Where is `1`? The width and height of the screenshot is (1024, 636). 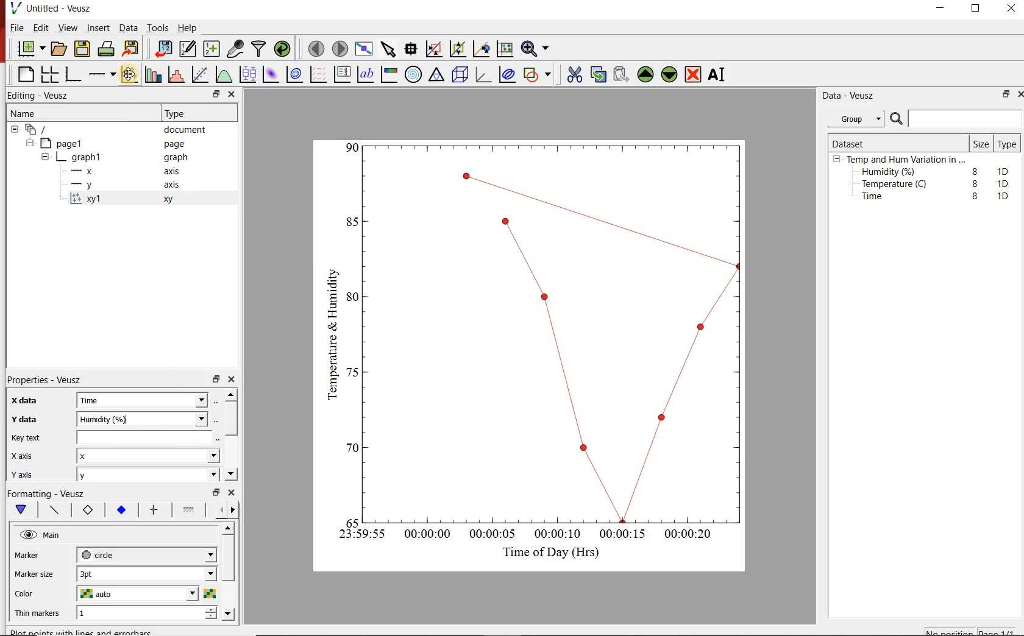
1 is located at coordinates (353, 146).